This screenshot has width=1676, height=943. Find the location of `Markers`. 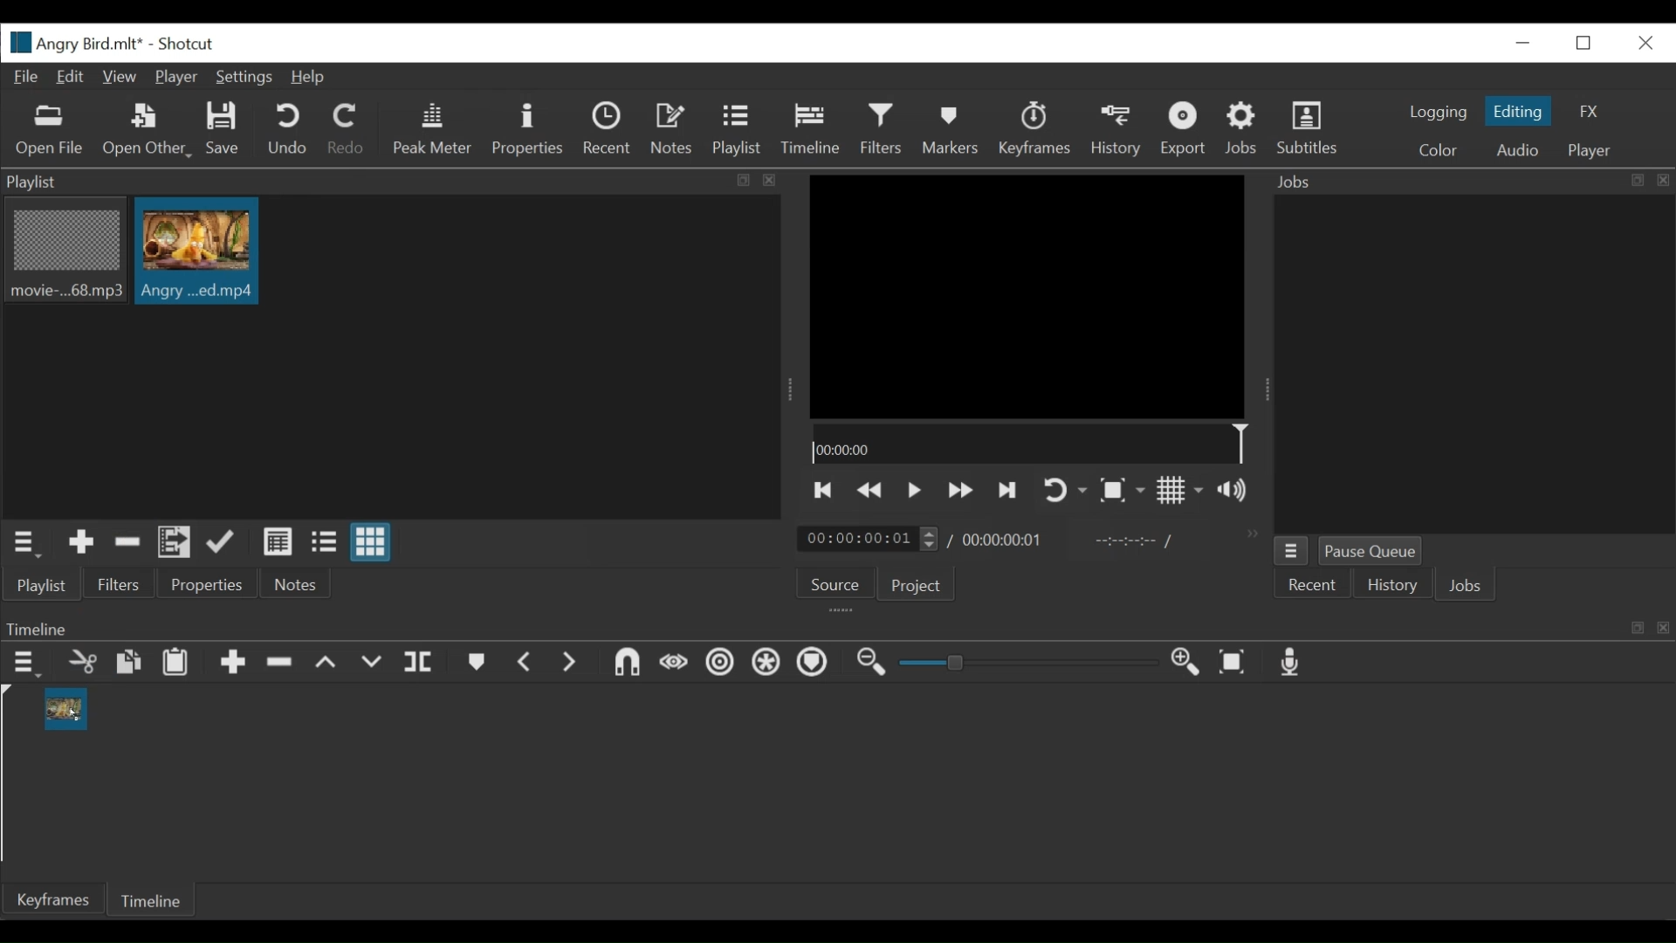

Markers is located at coordinates (477, 663).